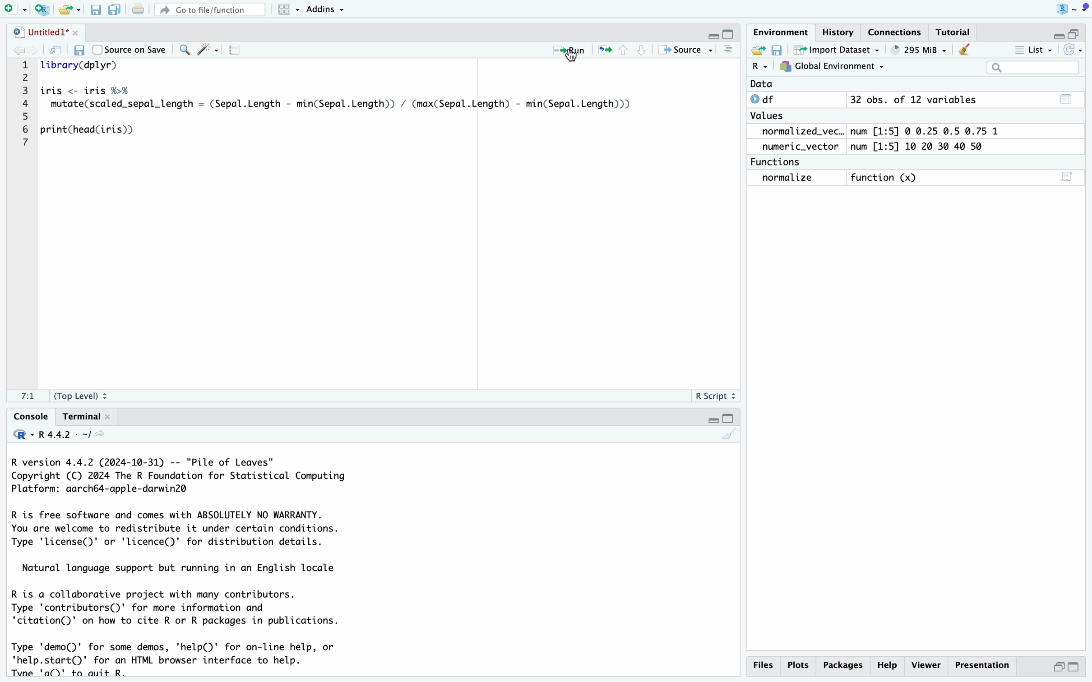 Image resolution: width=1092 pixels, height=682 pixels. I want to click on Refresh, so click(1074, 50).